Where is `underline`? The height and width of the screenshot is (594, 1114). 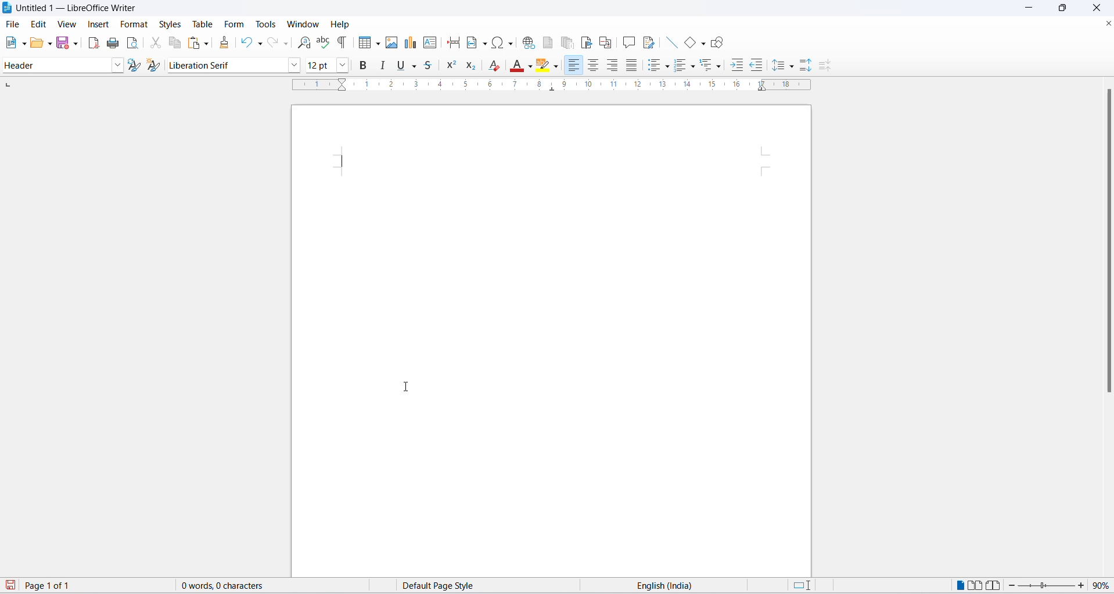 underline is located at coordinates (400, 67).